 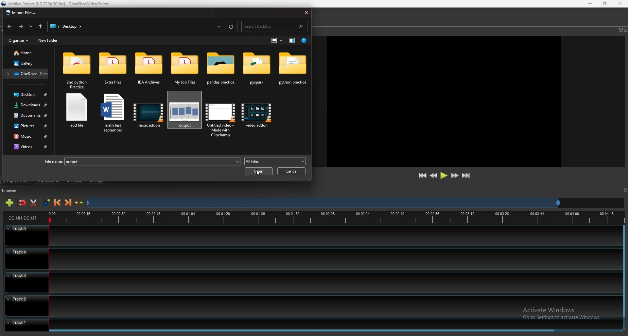 I want to click on effects, so click(x=75, y=180).